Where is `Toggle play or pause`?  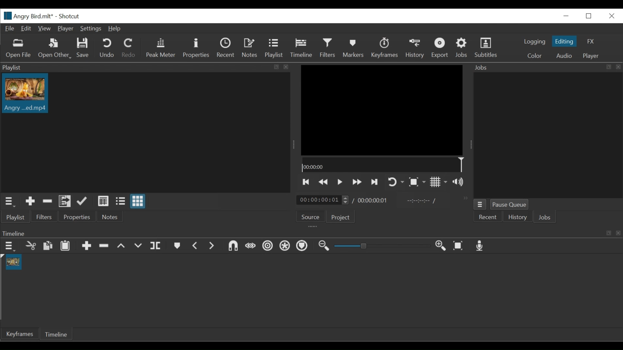 Toggle play or pause is located at coordinates (340, 181).